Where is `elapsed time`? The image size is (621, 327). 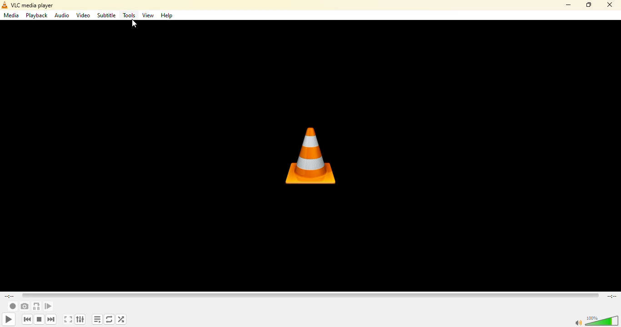
elapsed time is located at coordinates (11, 296).